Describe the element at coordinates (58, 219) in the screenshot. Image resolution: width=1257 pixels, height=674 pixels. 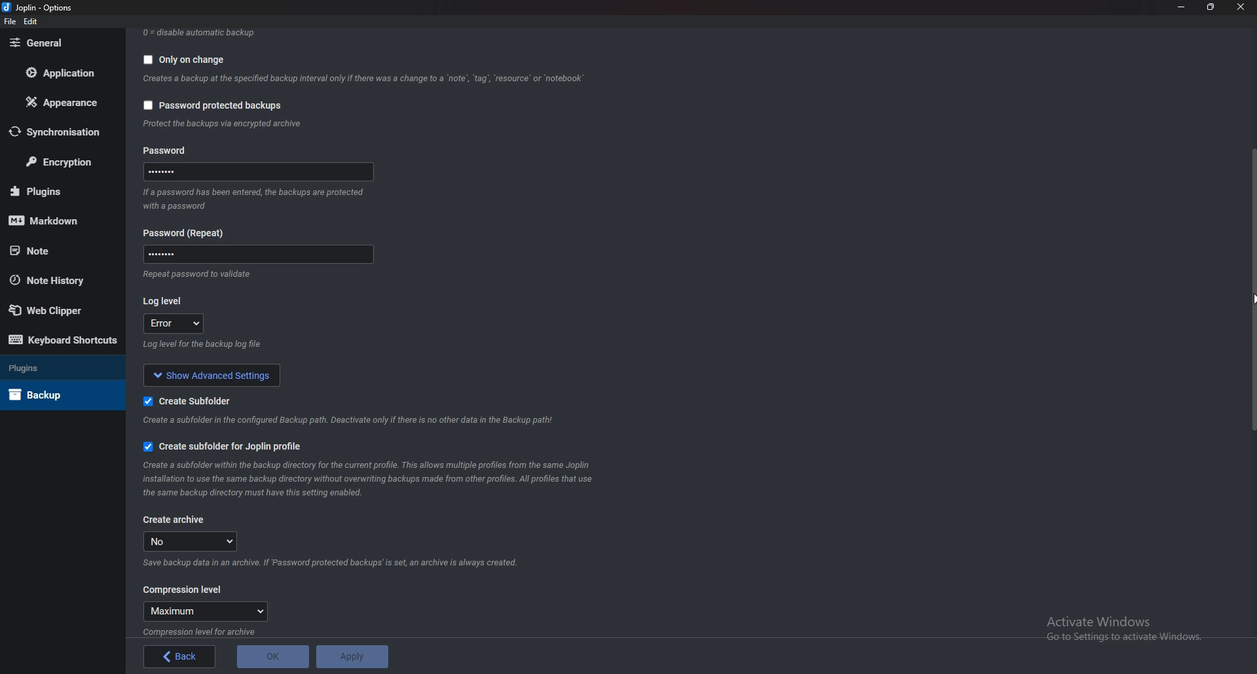
I see `markdown` at that location.